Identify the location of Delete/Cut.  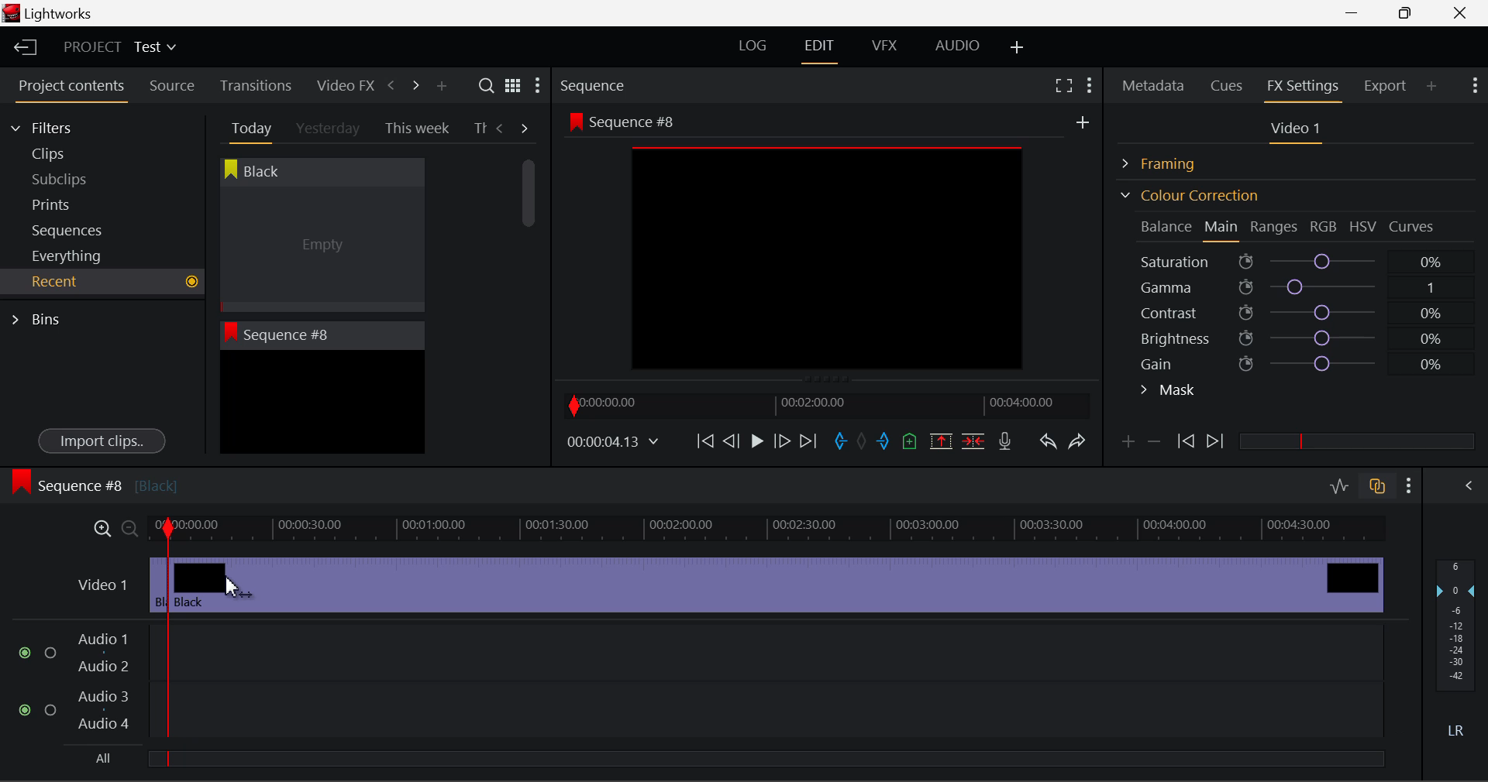
(973, 441).